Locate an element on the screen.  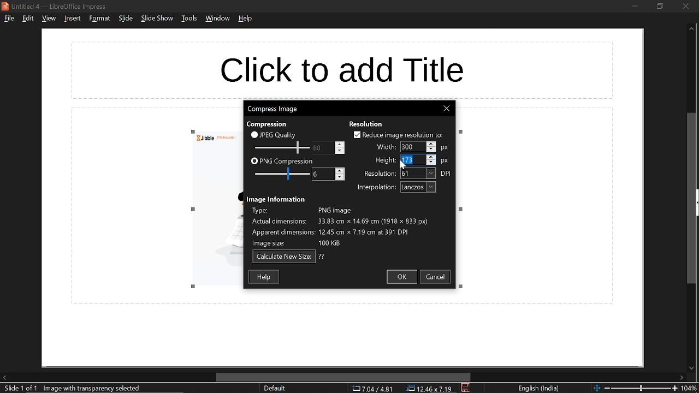
interpolation is located at coordinates (418, 187).